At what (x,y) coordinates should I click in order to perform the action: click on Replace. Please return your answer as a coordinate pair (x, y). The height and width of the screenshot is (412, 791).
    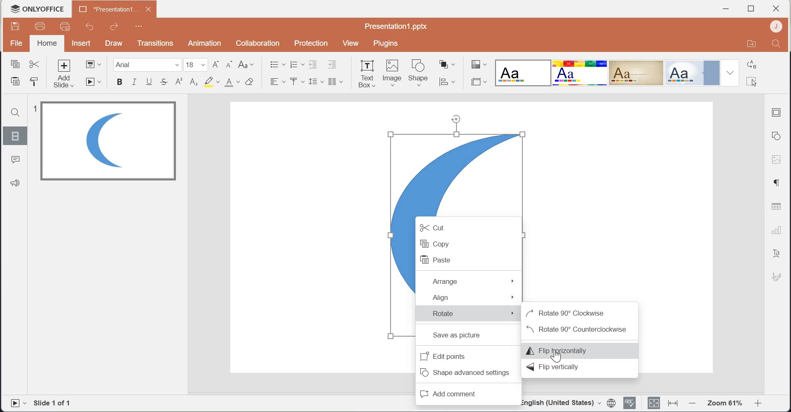
    Looking at the image, I should click on (754, 63).